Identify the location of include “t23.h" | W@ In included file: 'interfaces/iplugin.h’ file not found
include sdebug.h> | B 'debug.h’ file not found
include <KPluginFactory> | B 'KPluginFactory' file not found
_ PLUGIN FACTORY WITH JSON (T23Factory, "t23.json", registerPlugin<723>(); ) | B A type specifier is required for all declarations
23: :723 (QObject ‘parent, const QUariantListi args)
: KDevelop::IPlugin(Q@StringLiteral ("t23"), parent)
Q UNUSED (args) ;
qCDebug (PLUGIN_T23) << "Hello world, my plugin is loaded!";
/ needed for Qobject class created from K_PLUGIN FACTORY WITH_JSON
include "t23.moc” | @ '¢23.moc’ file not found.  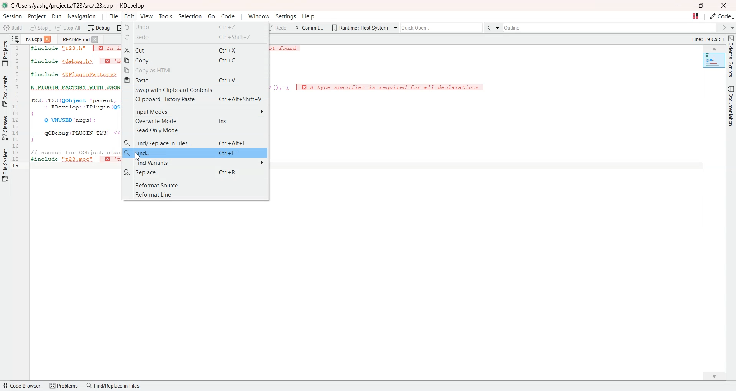
(75, 107).